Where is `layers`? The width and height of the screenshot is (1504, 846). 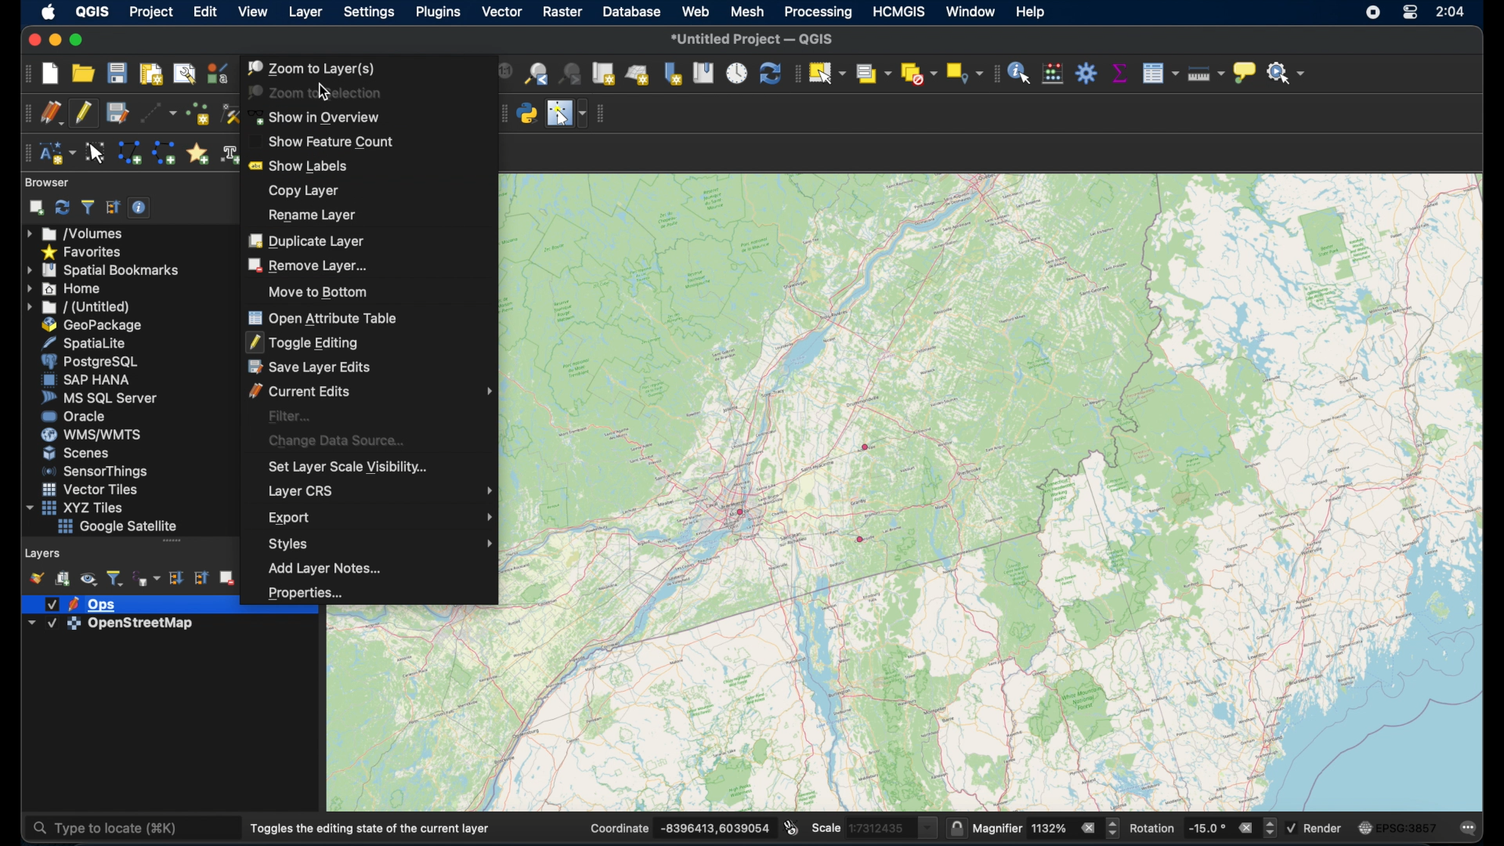
layers is located at coordinates (42, 553).